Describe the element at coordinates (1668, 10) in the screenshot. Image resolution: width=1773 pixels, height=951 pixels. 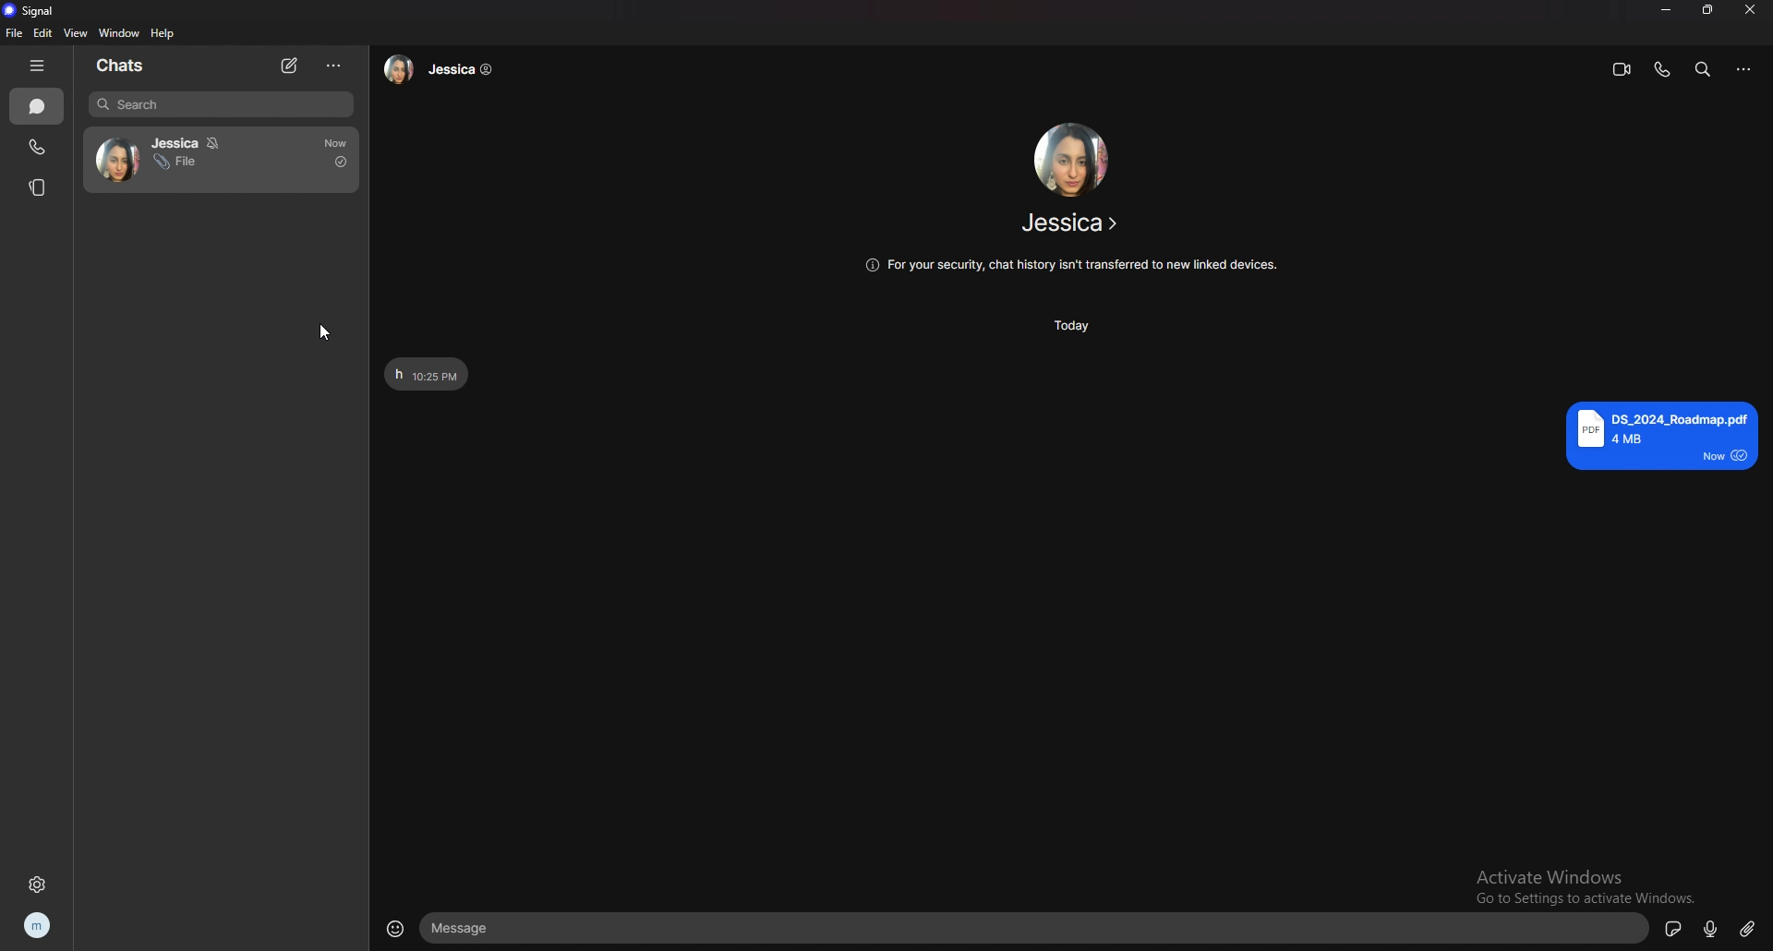
I see `minimize` at that location.